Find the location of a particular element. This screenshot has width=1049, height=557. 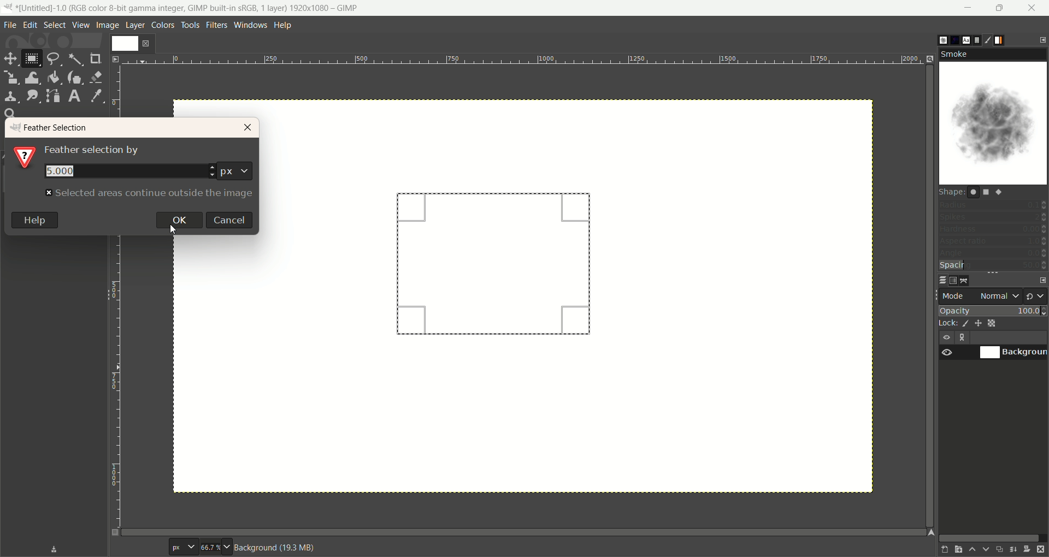

canvas is located at coordinates (571, 302).